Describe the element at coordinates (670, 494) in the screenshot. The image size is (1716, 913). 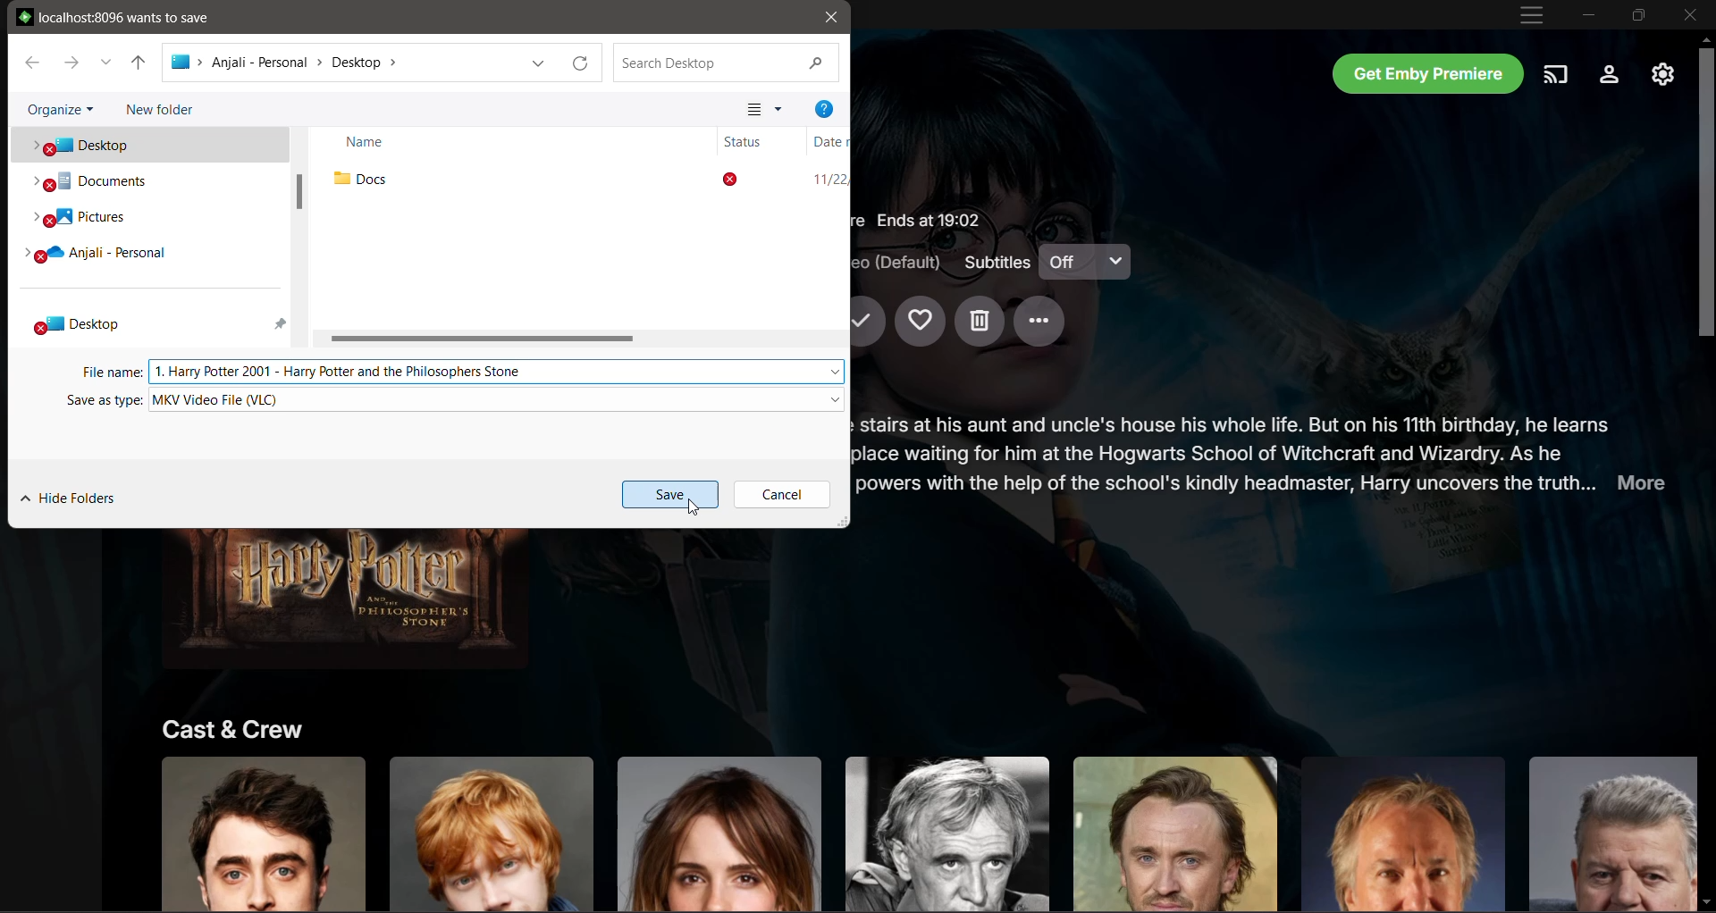
I see `Save` at that location.